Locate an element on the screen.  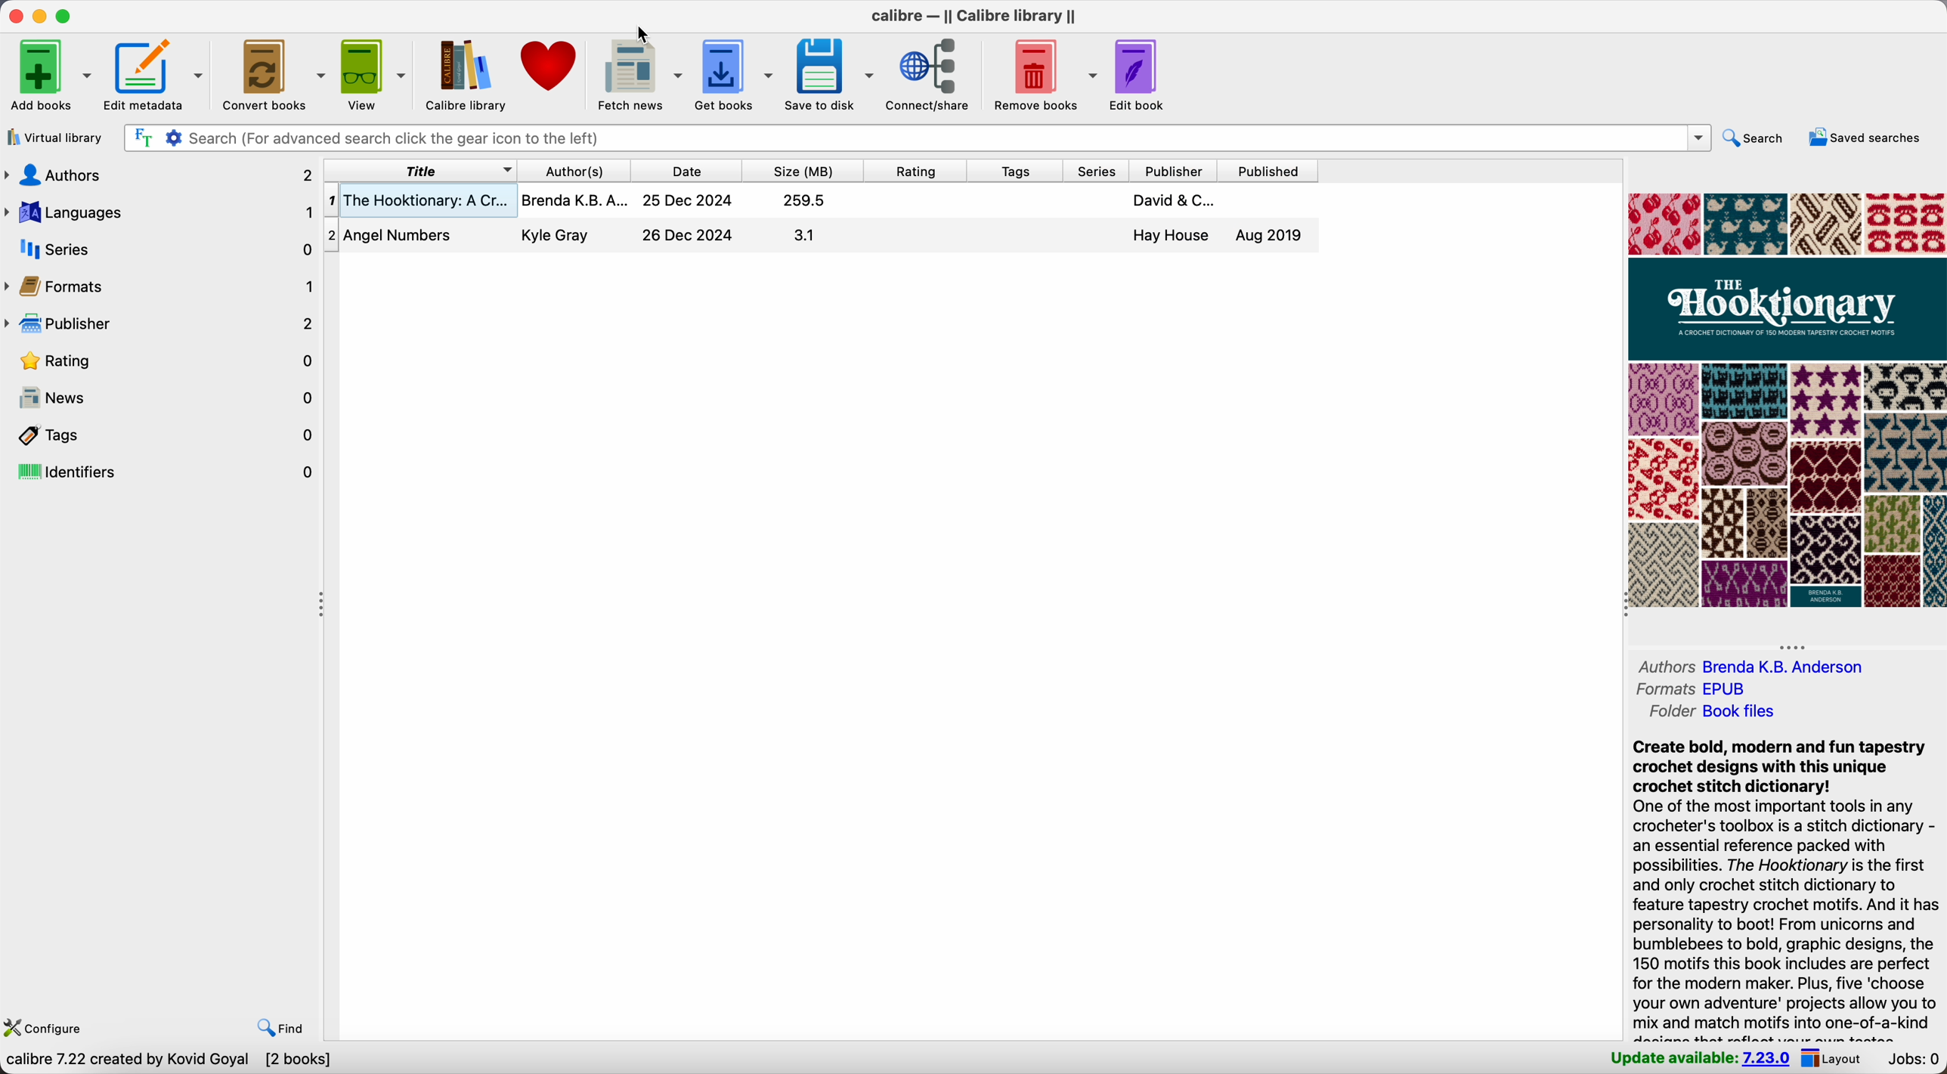
publisher is located at coordinates (1175, 170).